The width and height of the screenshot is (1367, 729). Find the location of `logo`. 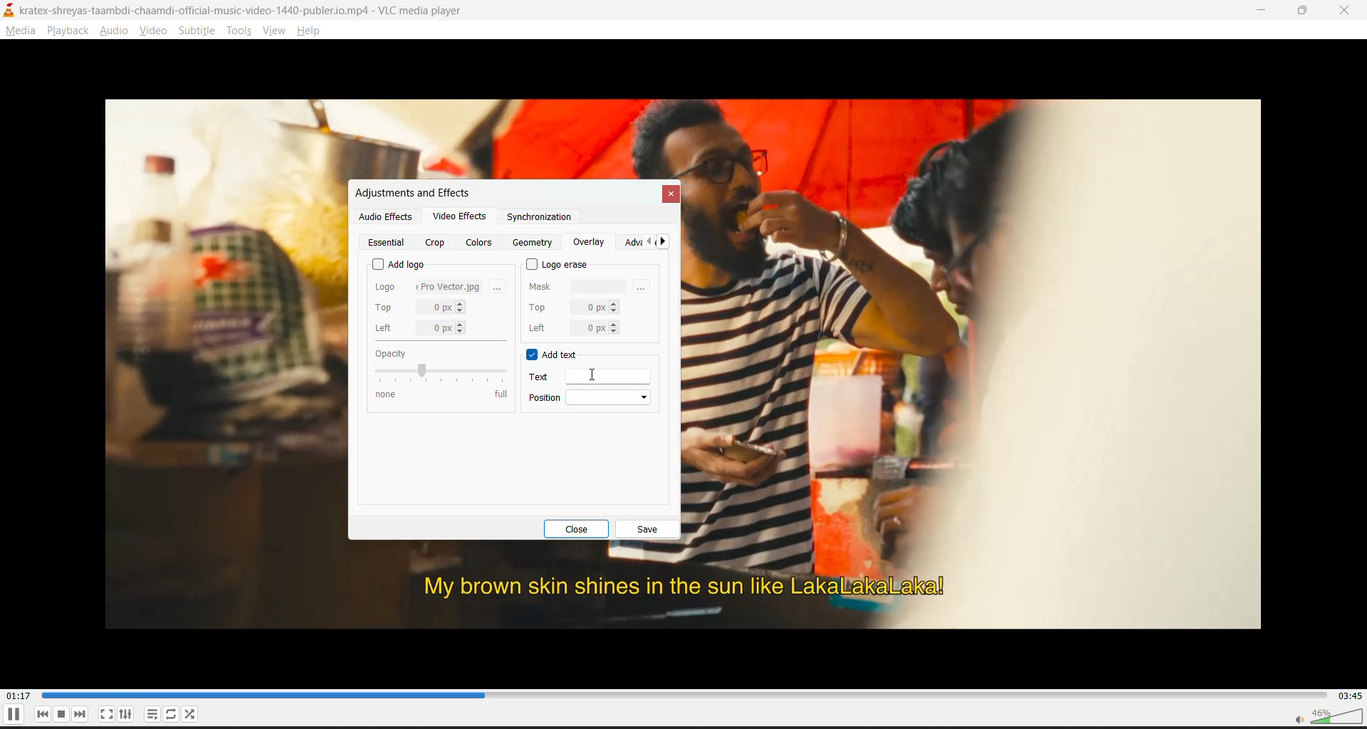

logo is located at coordinates (429, 285).